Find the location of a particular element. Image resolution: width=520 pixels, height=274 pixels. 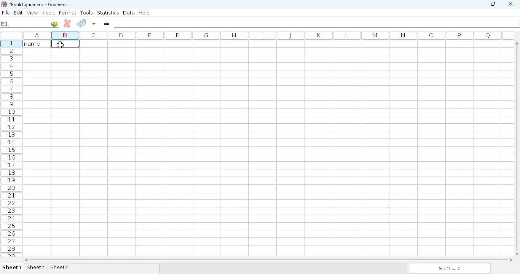

minimize is located at coordinates (475, 4).